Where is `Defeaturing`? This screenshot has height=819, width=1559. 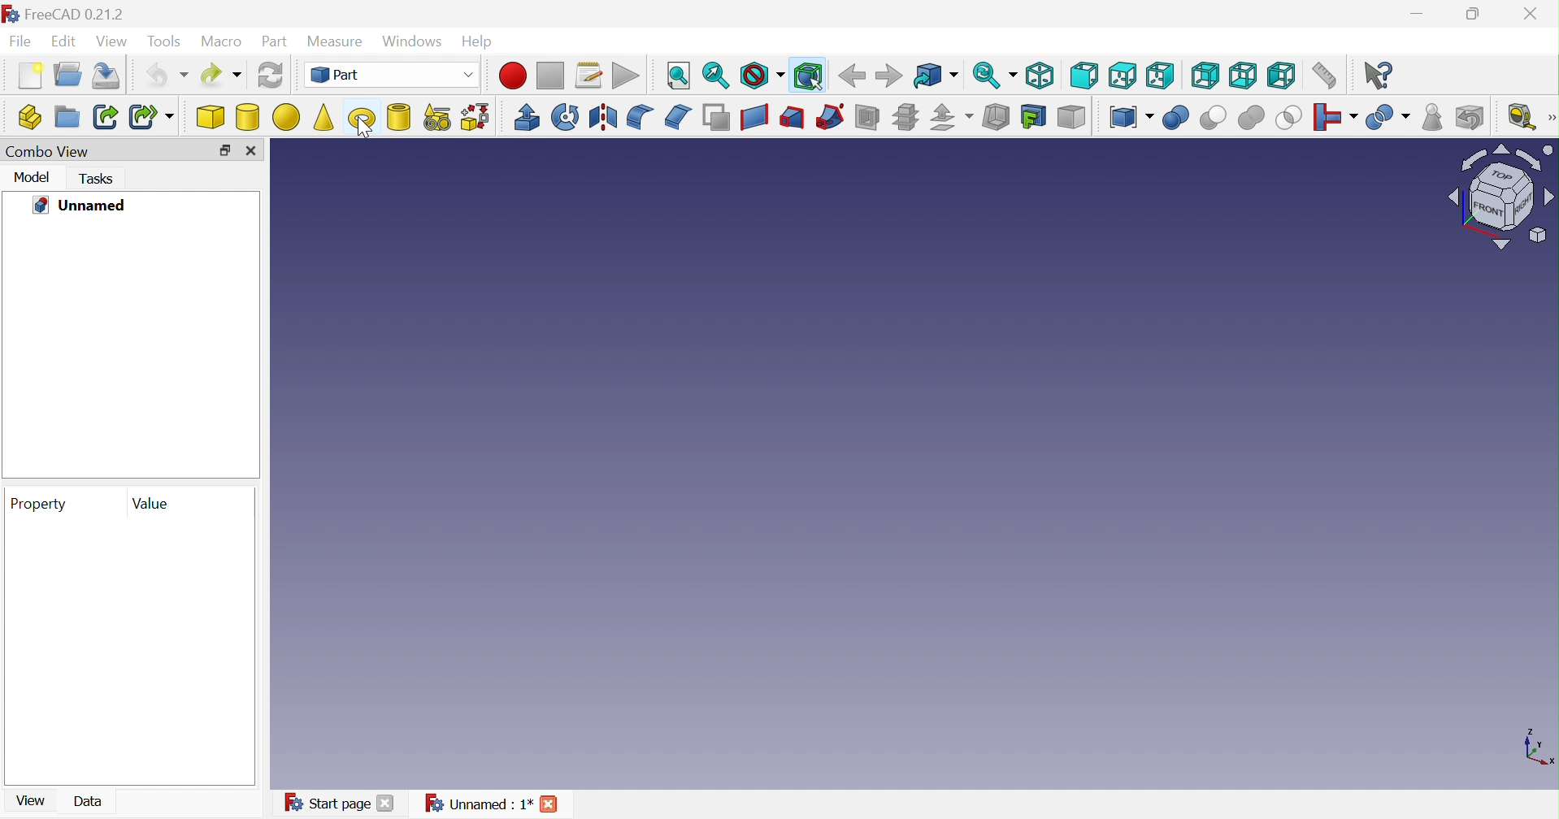 Defeaturing is located at coordinates (1471, 118).